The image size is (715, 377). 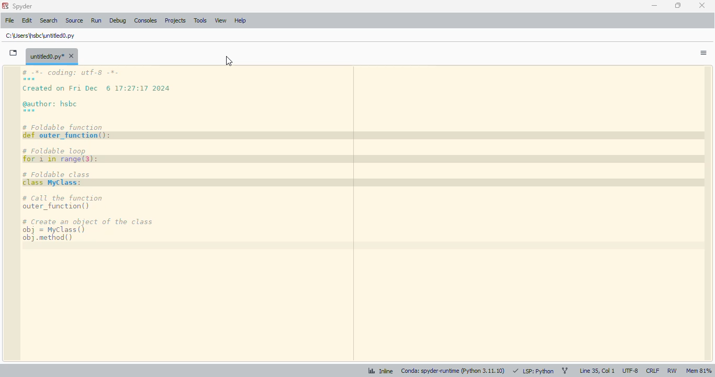 What do you see at coordinates (9, 20) in the screenshot?
I see `file` at bounding box center [9, 20].